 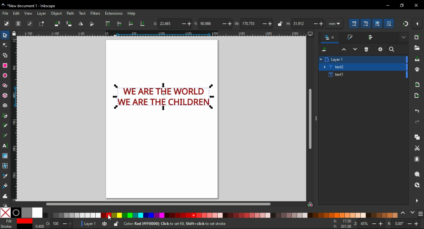 What do you see at coordinates (417, 174) in the screenshot?
I see `zoom object` at bounding box center [417, 174].